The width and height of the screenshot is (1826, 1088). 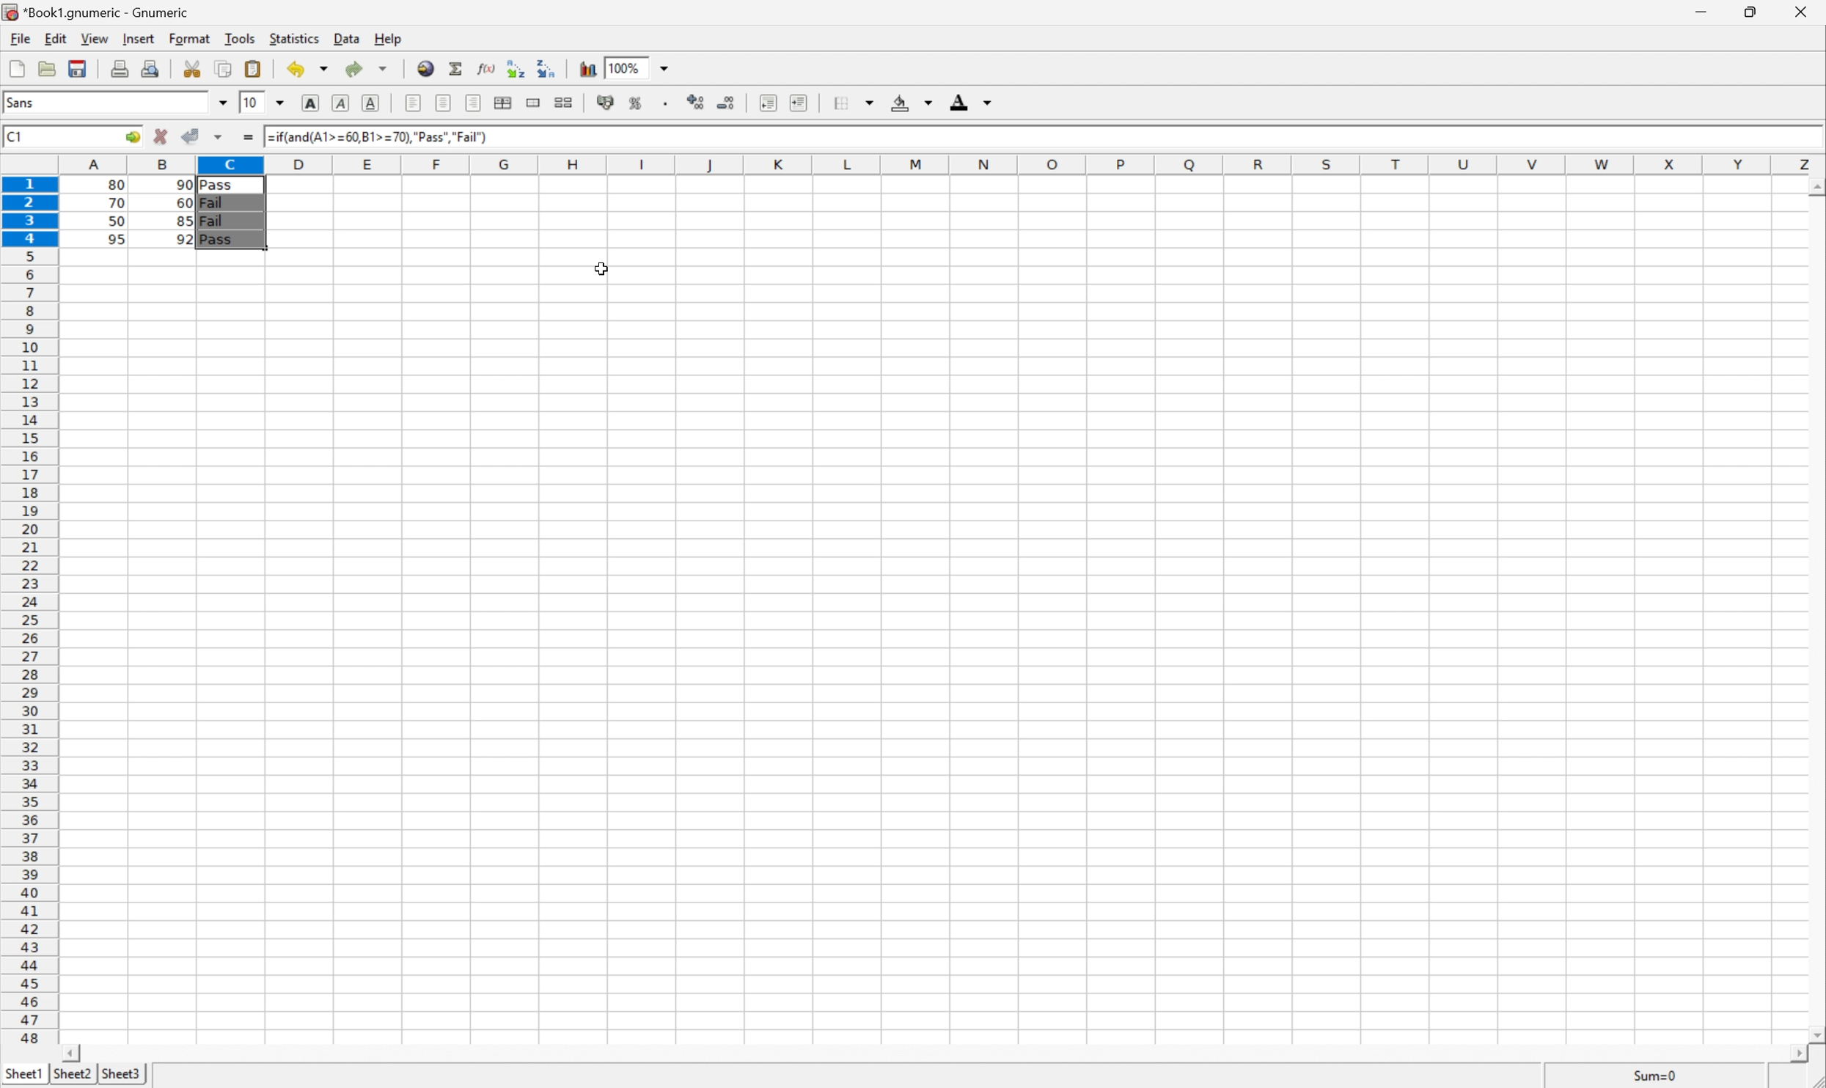 What do you see at coordinates (584, 68) in the screenshot?
I see `Chart` at bounding box center [584, 68].